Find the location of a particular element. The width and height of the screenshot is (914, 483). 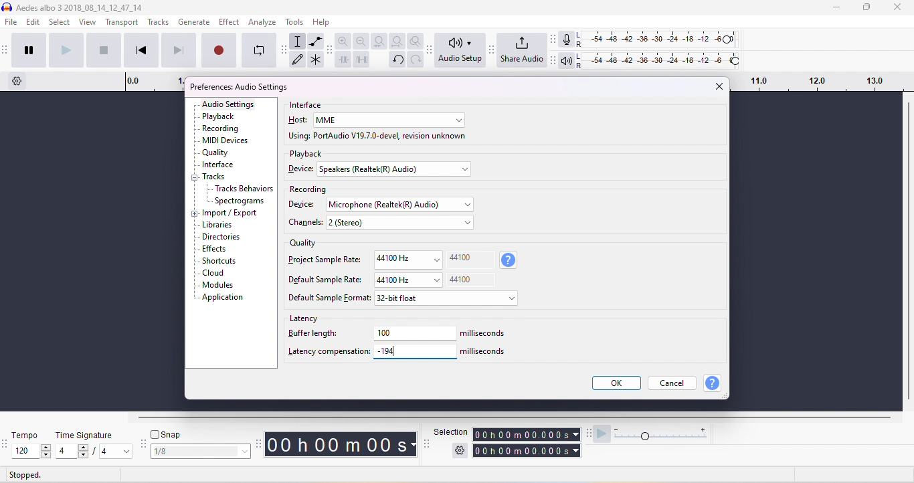

audacity tempo toolbar is located at coordinates (6, 445).